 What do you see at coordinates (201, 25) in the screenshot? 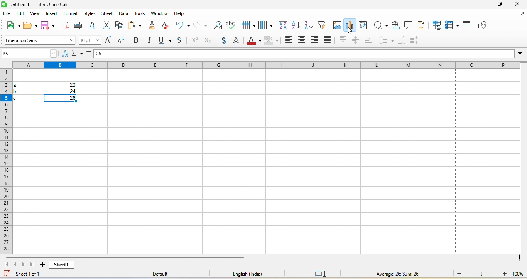
I see `redo` at bounding box center [201, 25].